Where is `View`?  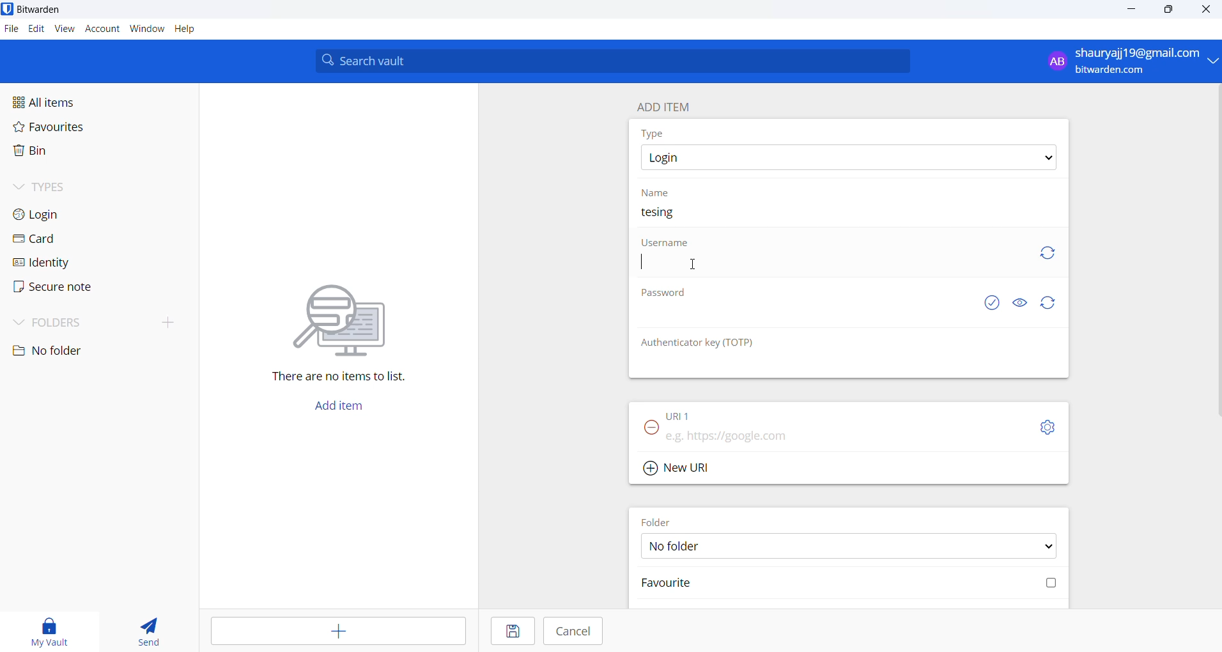
View is located at coordinates (66, 29).